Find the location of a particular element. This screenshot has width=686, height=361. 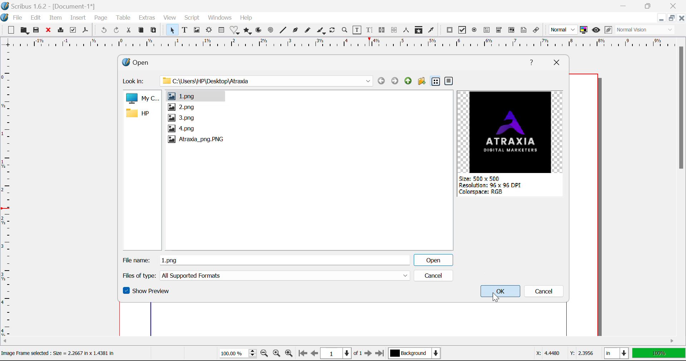

Restore Down is located at coordinates (625, 5).